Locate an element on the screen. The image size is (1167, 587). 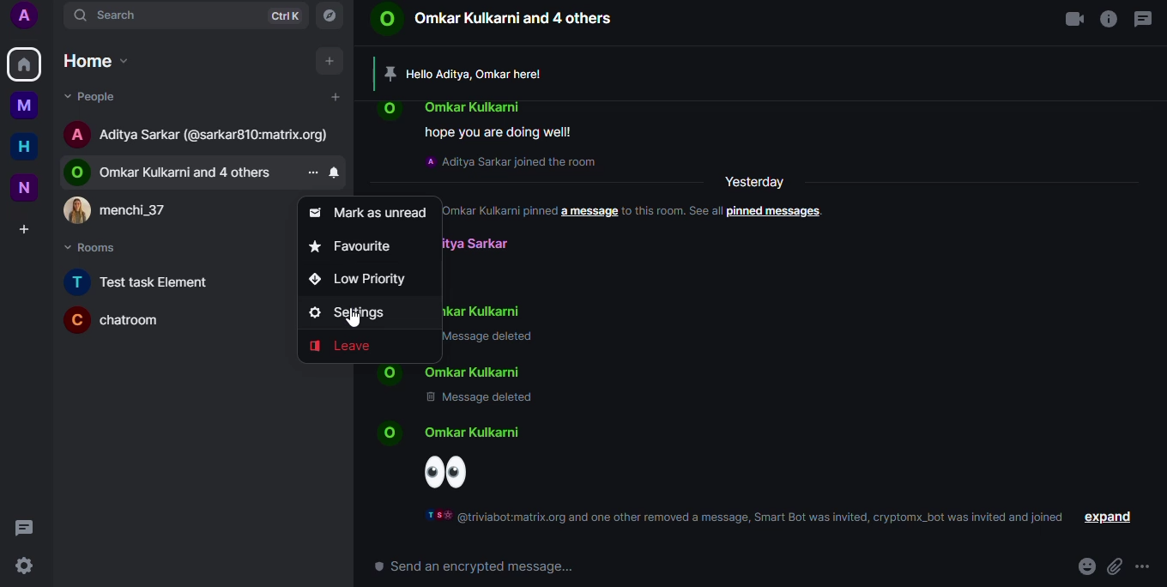
expand is located at coordinates (1104, 517).